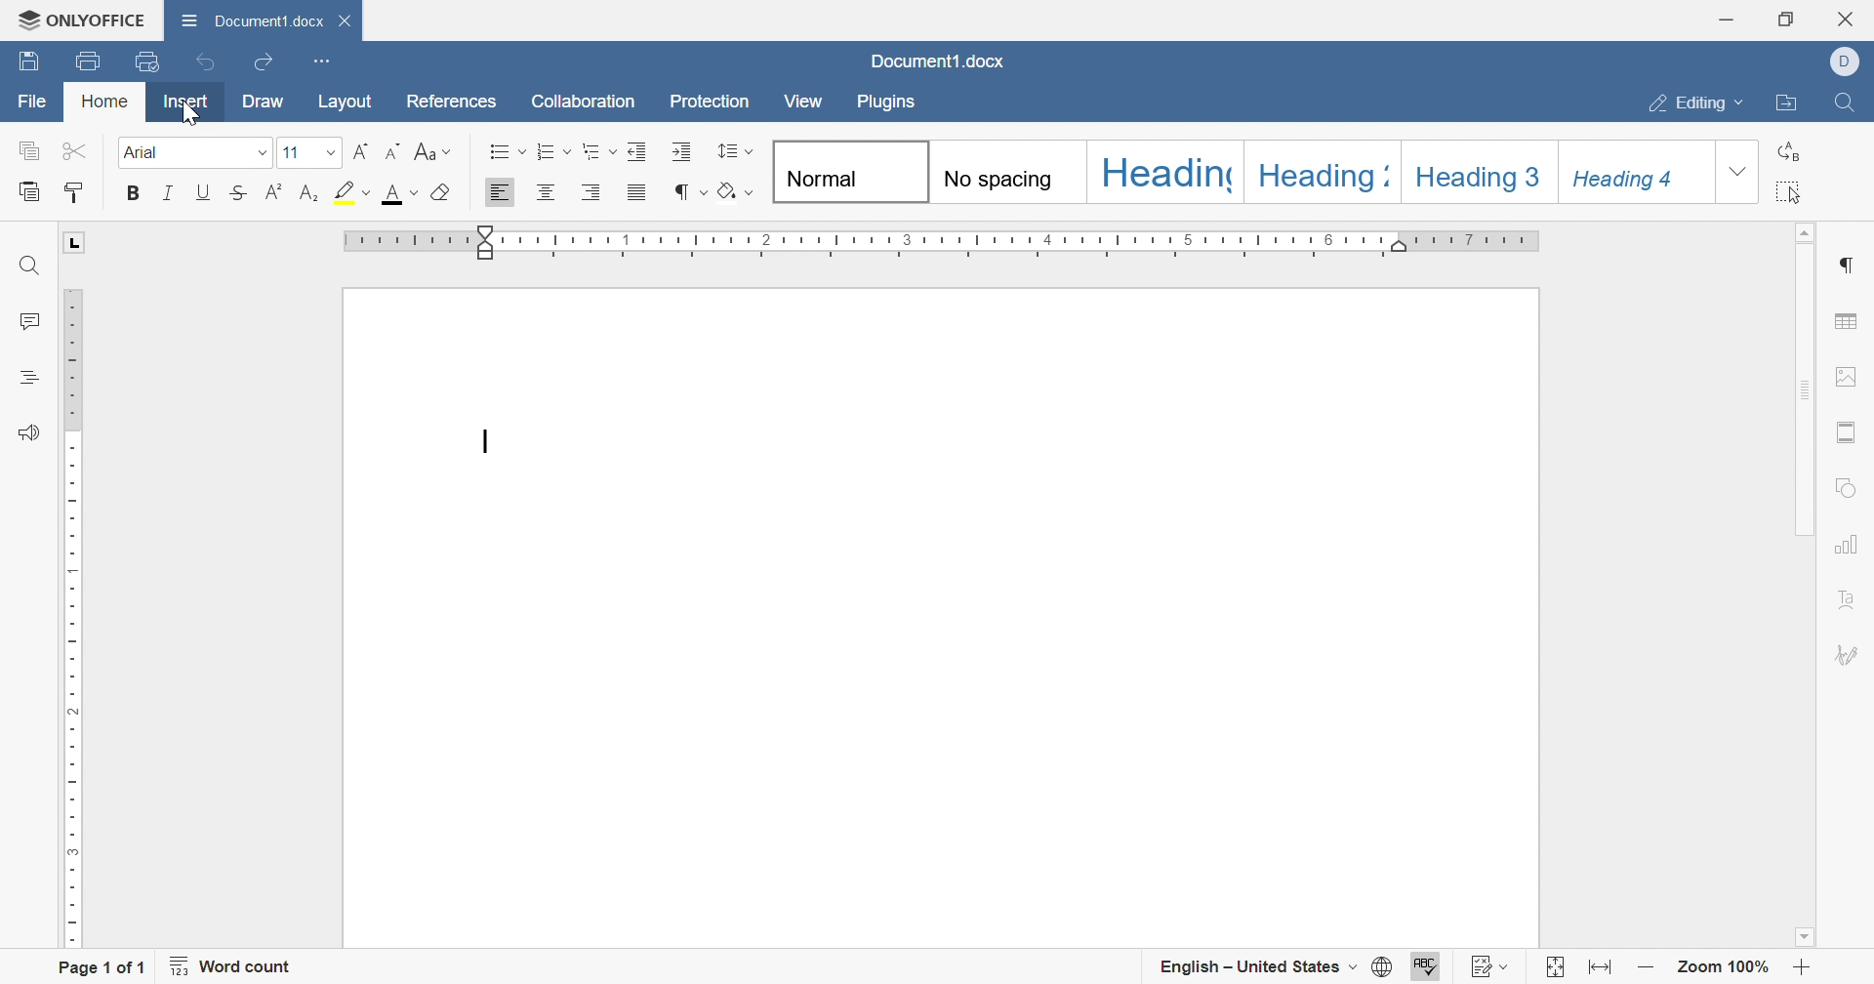 This screenshot has height=984, width=1874. I want to click on Highlight color, so click(348, 192).